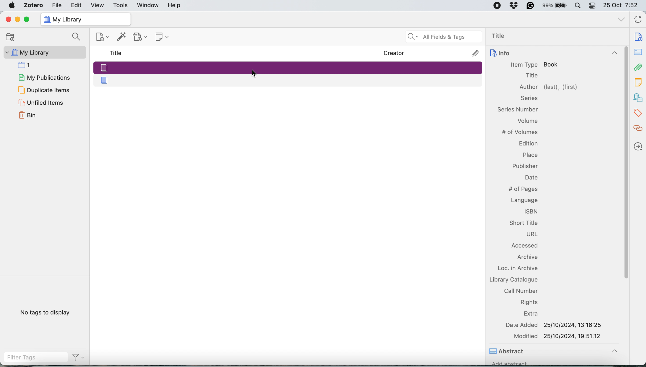 This screenshot has width=646, height=367. Describe the element at coordinates (621, 20) in the screenshot. I see `list all tabs` at that location.